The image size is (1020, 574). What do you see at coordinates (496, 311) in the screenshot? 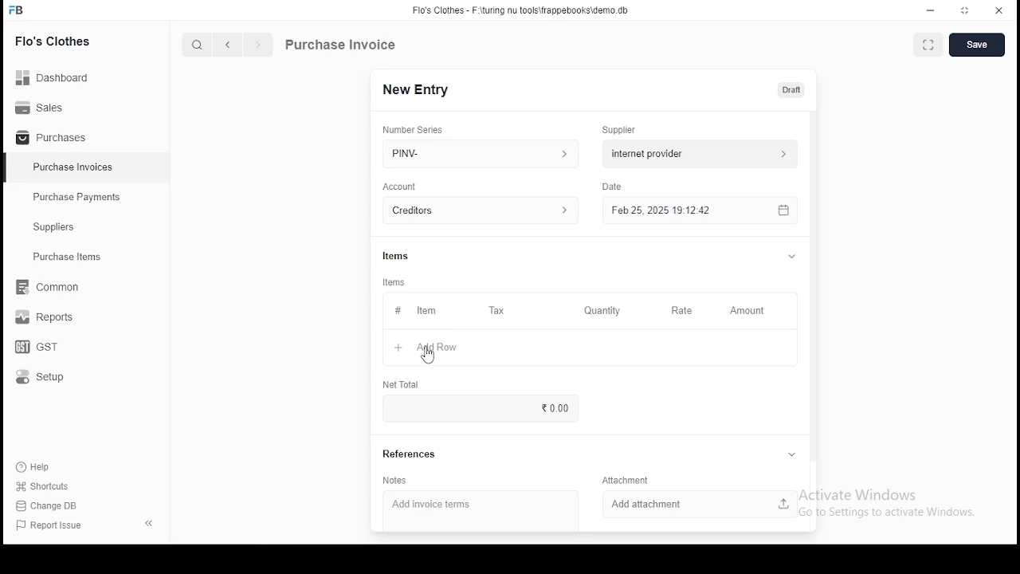
I see `tax` at bounding box center [496, 311].